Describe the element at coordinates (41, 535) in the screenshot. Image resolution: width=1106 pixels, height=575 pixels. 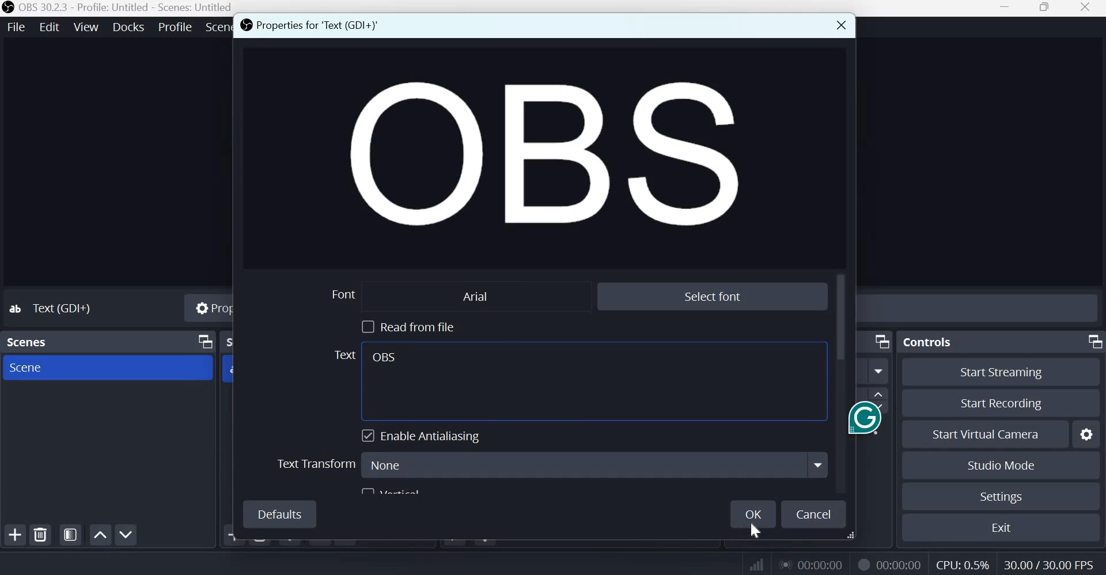
I see `Remove selected scene` at that location.